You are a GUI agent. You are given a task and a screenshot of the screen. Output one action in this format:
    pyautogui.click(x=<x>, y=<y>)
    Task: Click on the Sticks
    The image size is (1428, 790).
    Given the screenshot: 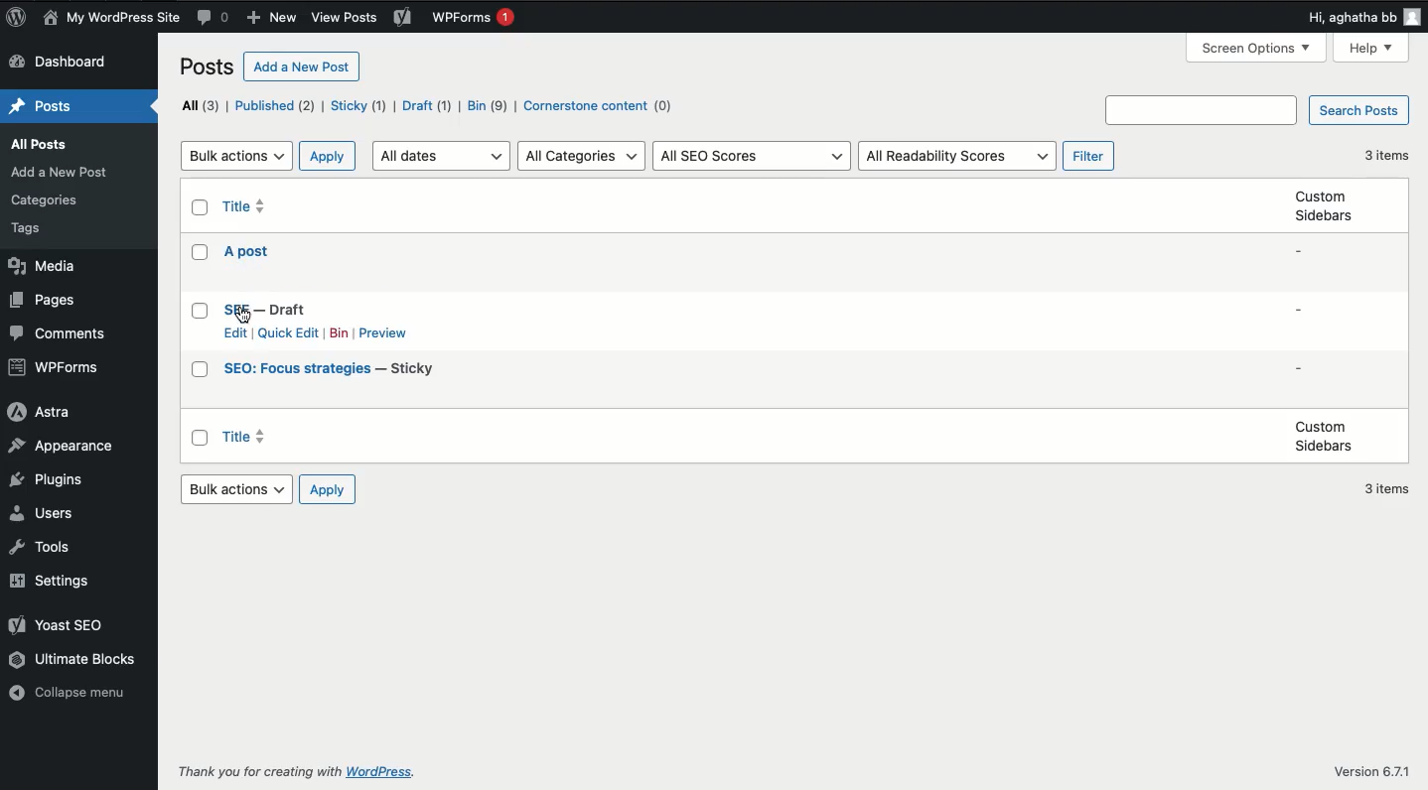 What is the action you would take?
    pyautogui.click(x=358, y=106)
    